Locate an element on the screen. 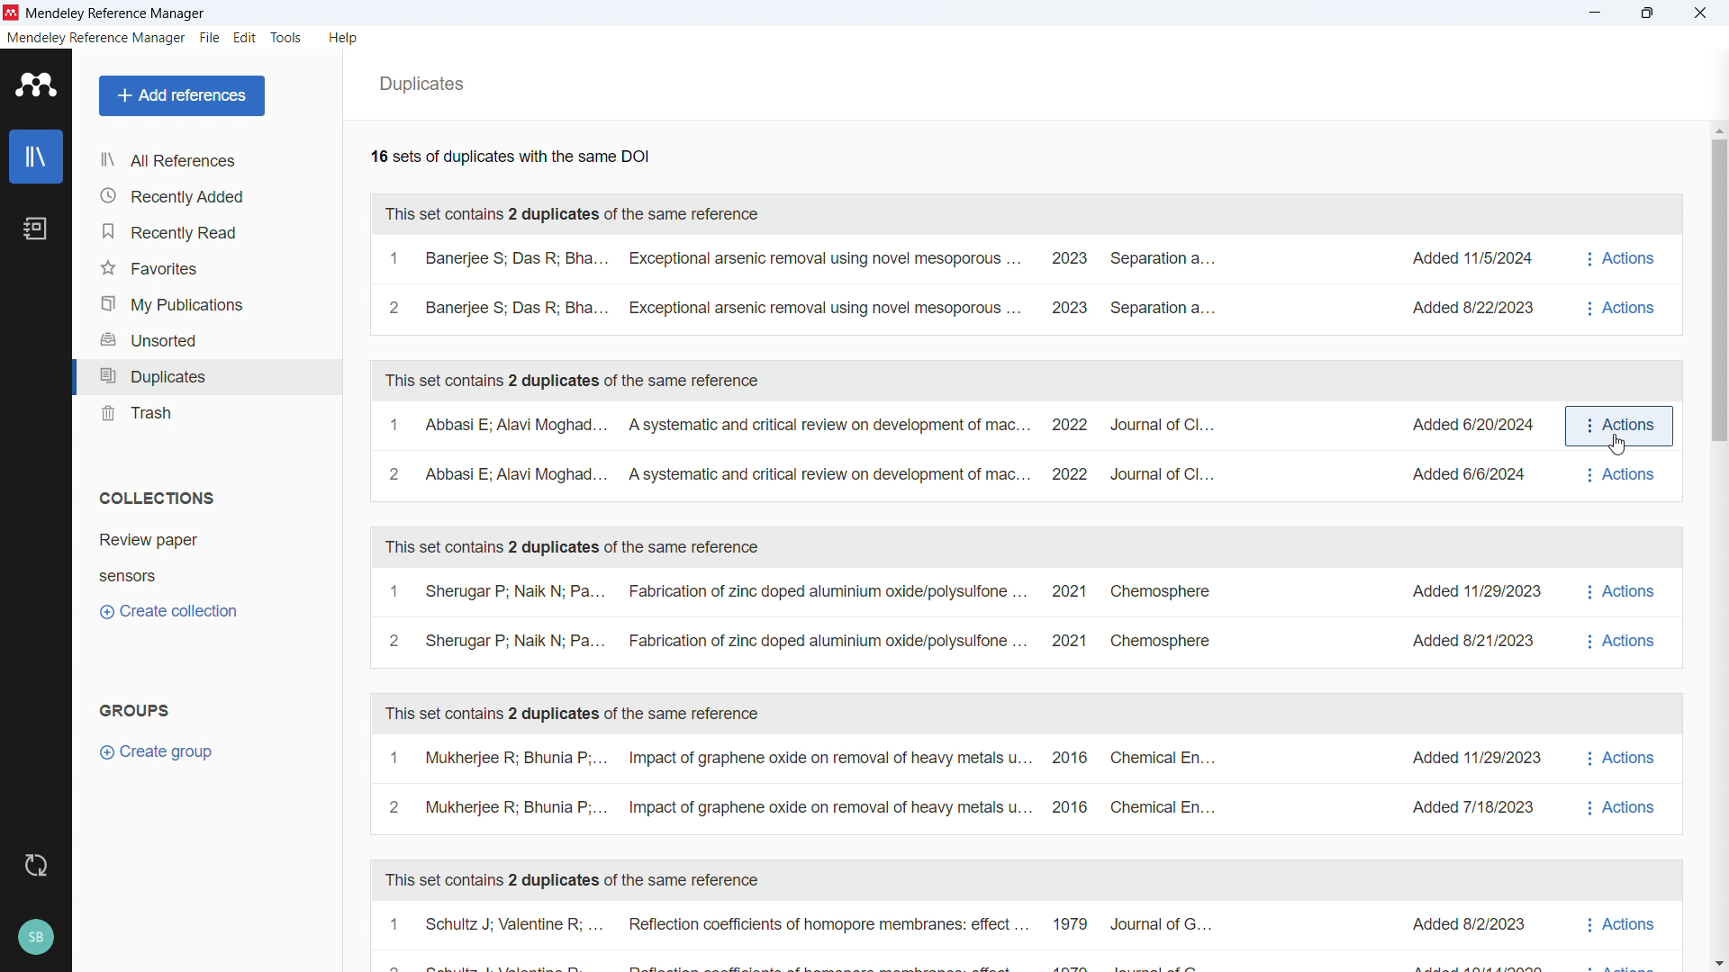 The width and height of the screenshot is (1729, 972). Number of available duplicates  is located at coordinates (511, 158).